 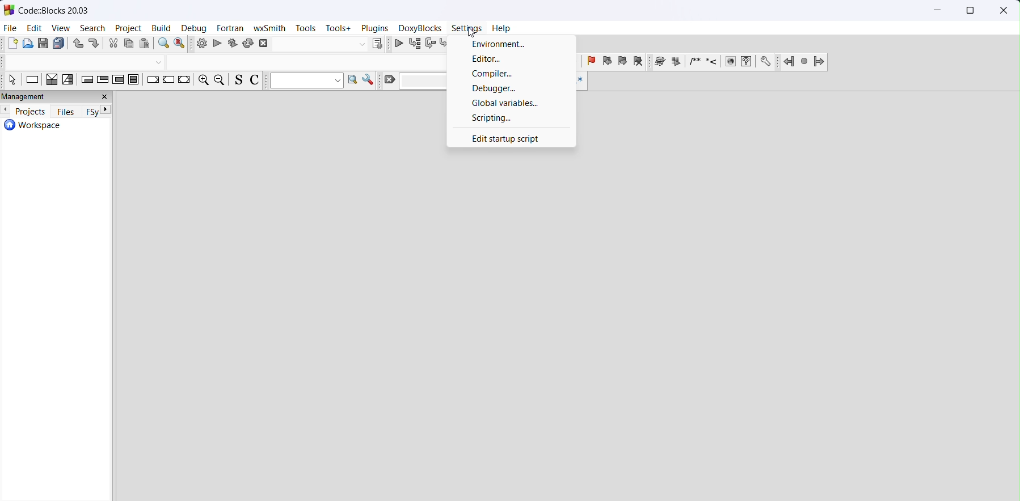 What do you see at coordinates (13, 44) in the screenshot?
I see `new file` at bounding box center [13, 44].